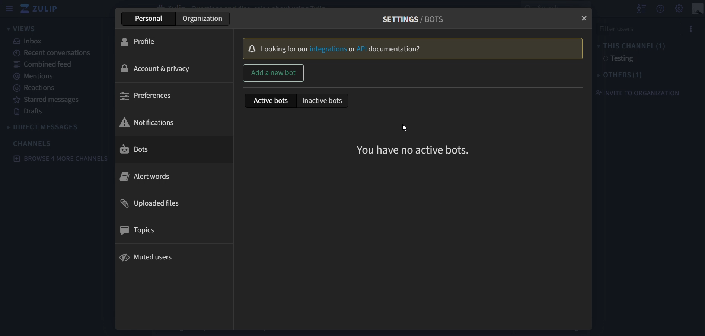 The height and width of the screenshot is (336, 705). I want to click on views, so click(28, 28).